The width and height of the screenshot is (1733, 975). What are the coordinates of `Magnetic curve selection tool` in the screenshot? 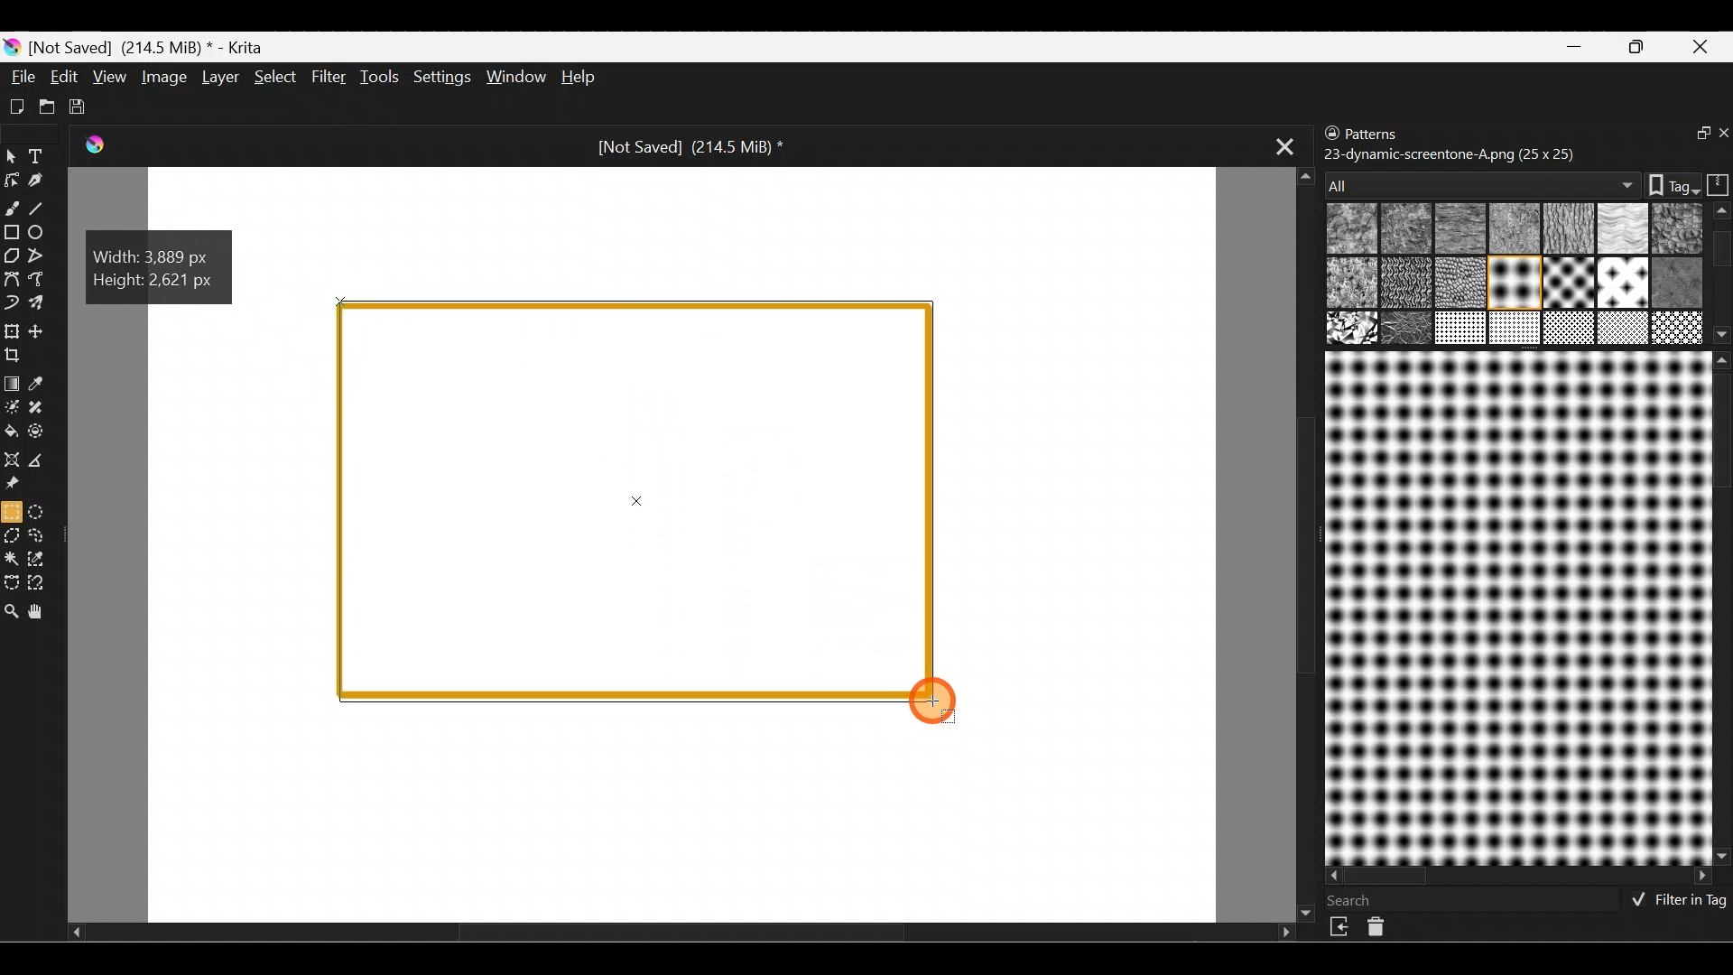 It's located at (49, 583).